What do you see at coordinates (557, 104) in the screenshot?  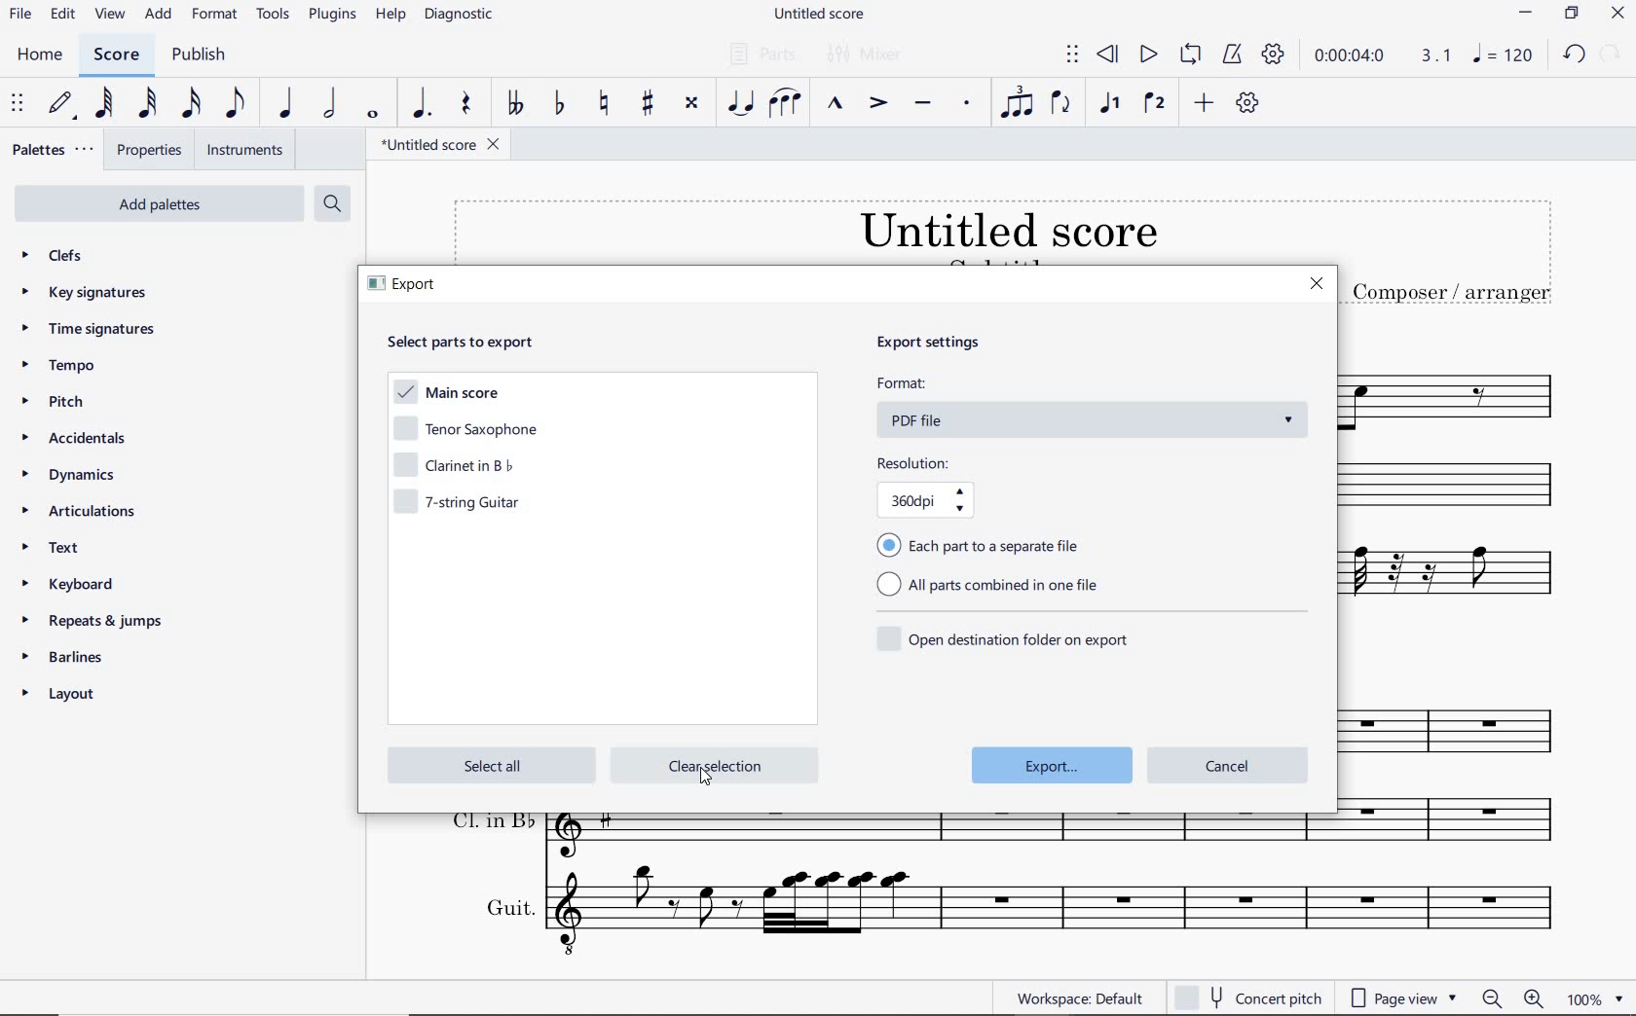 I see `TOGGLE FLAT` at bounding box center [557, 104].